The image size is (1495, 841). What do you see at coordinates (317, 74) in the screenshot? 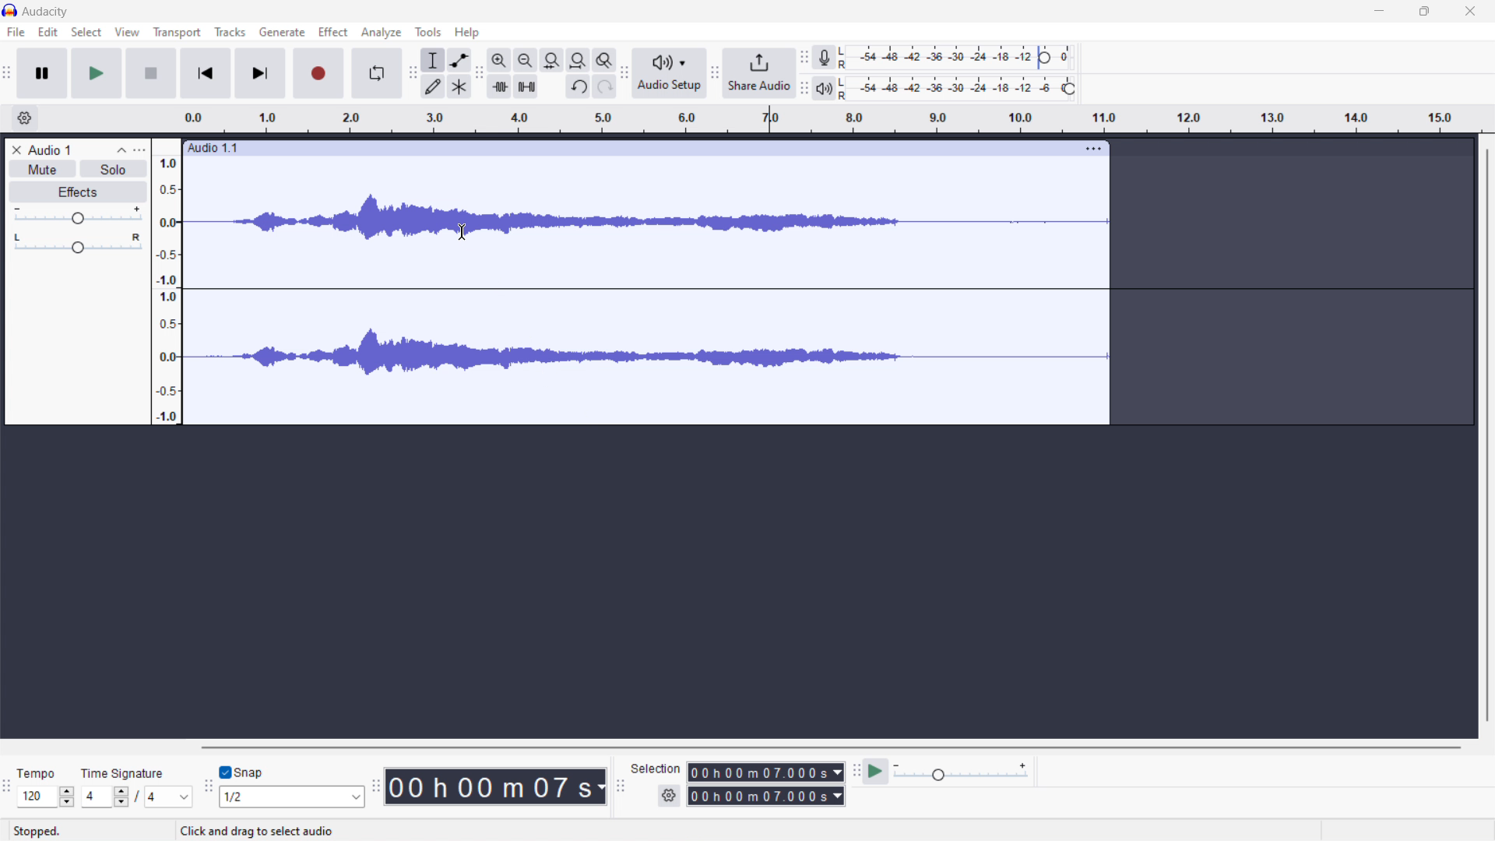
I see `record` at bounding box center [317, 74].